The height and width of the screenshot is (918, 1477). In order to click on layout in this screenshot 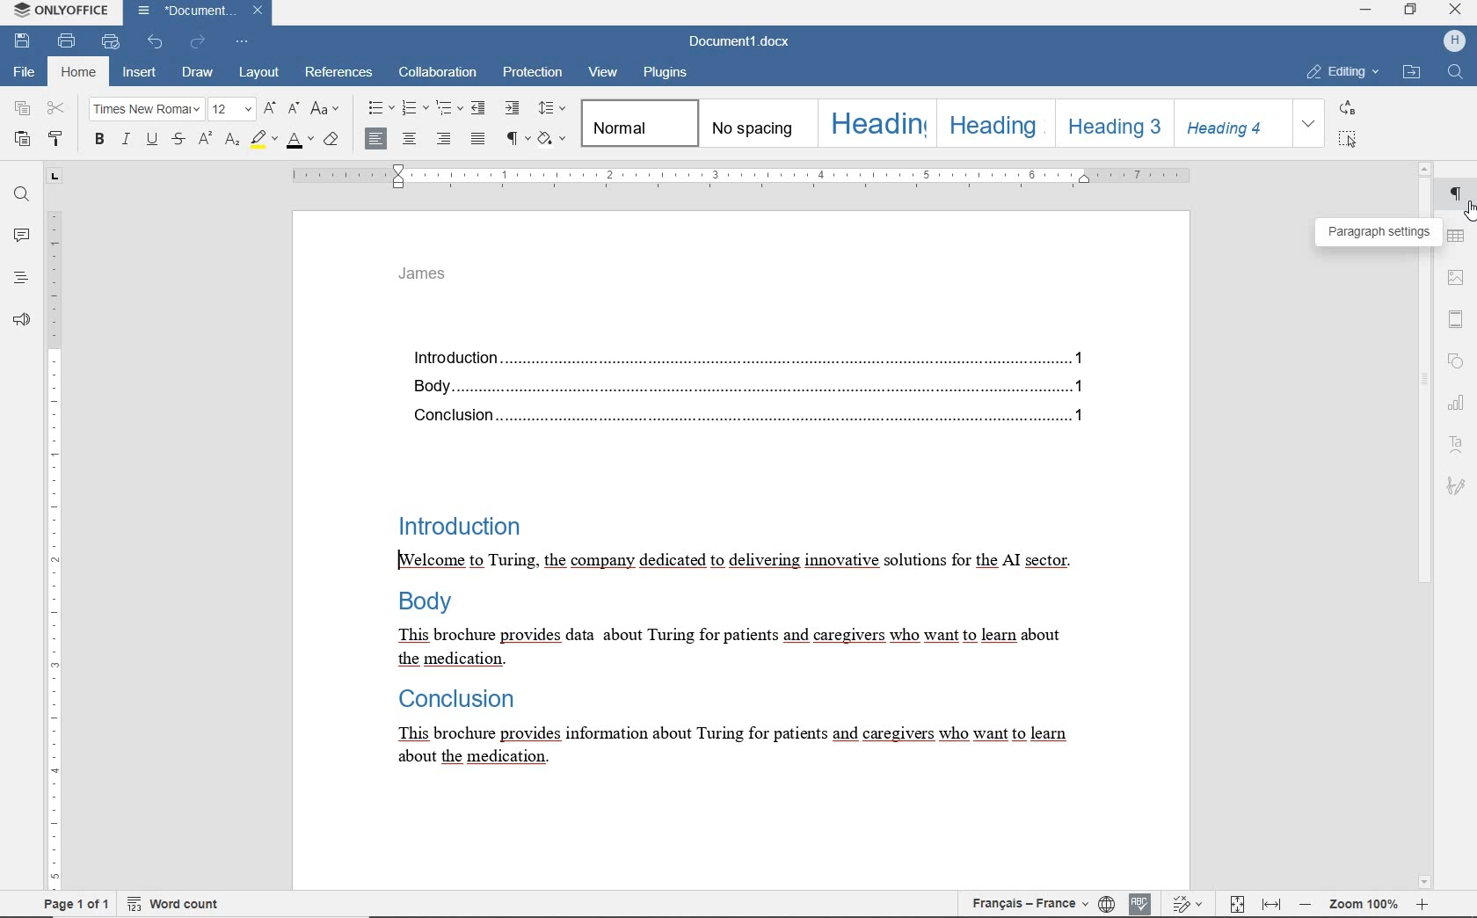, I will do `click(257, 74)`.